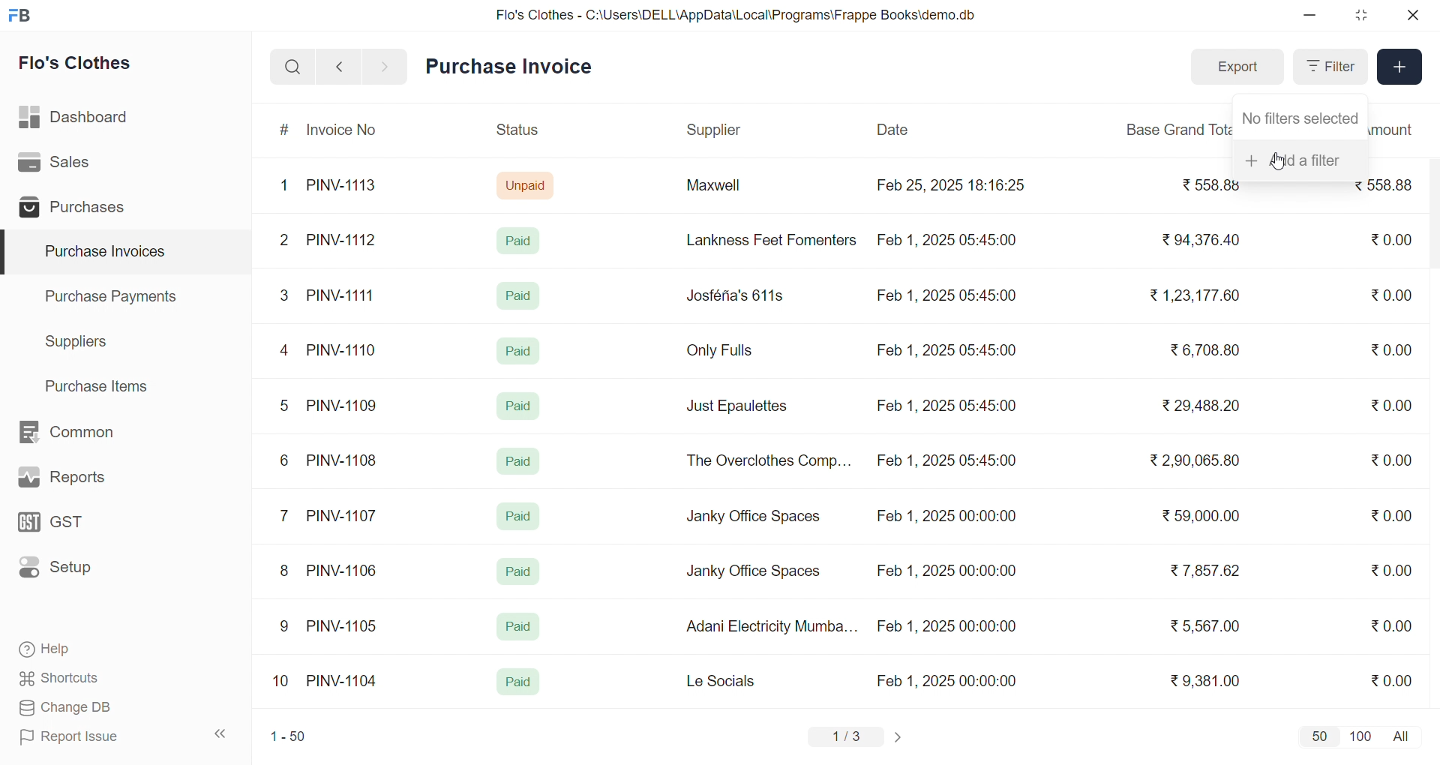 This screenshot has height=765, width=1440. I want to click on Josféria's 611s, so click(733, 293).